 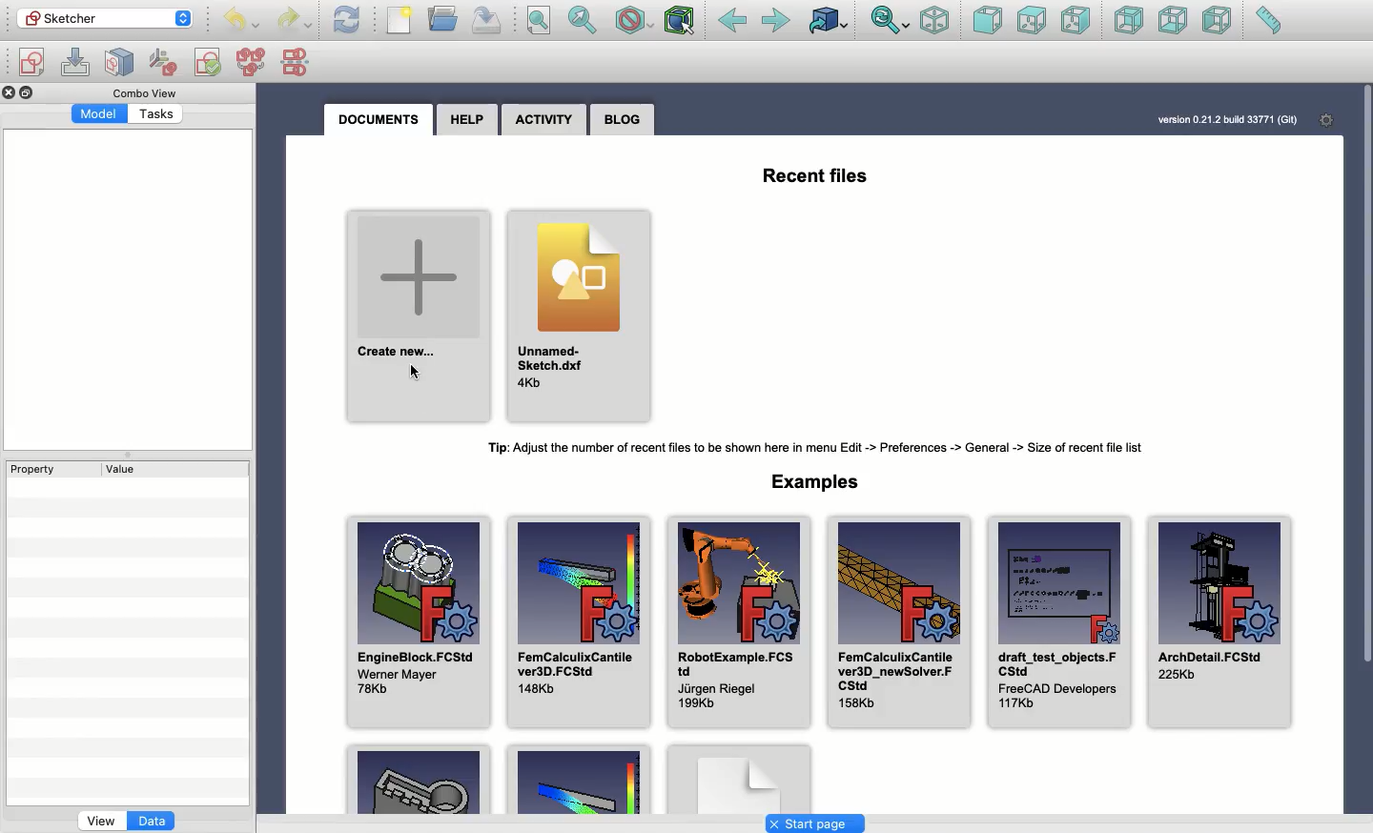 What do you see at coordinates (1268, 20) in the screenshot?
I see `Measure` at bounding box center [1268, 20].